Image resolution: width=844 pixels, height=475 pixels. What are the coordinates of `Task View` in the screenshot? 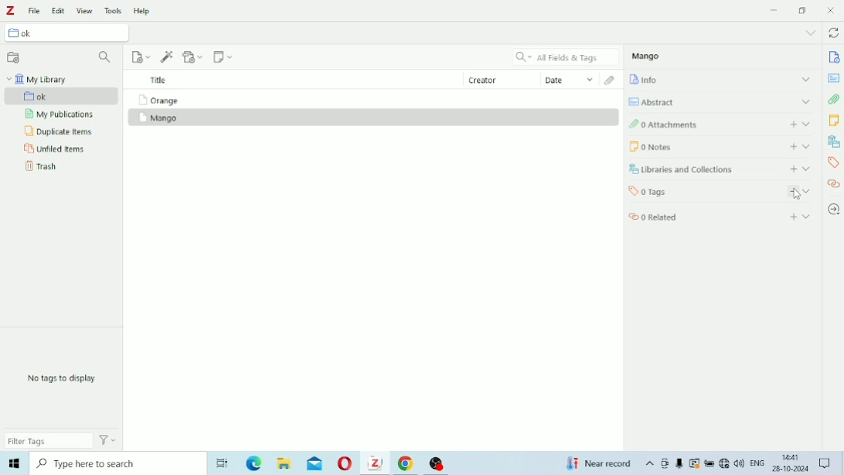 It's located at (224, 462).